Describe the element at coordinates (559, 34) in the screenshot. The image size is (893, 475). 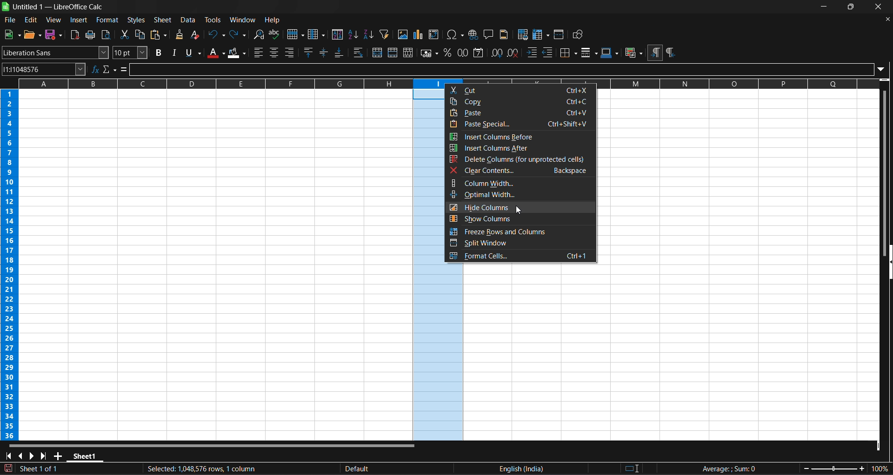
I see `split window` at that location.